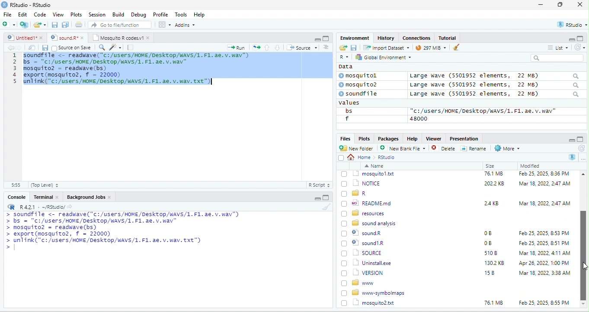 This screenshot has width=589, height=312. I want to click on Help, so click(412, 138).